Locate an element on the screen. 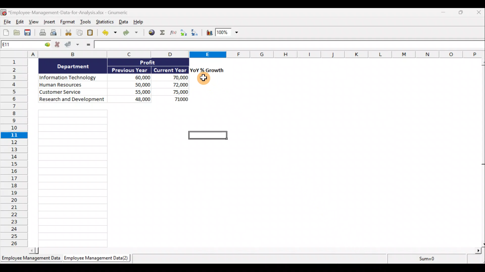 This screenshot has width=485, height=272. Cells is located at coordinates (73, 178).